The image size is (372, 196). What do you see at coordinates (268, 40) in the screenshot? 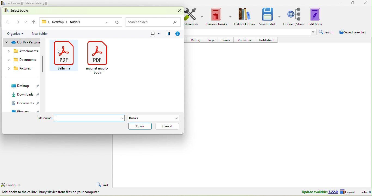
I see `published` at bounding box center [268, 40].